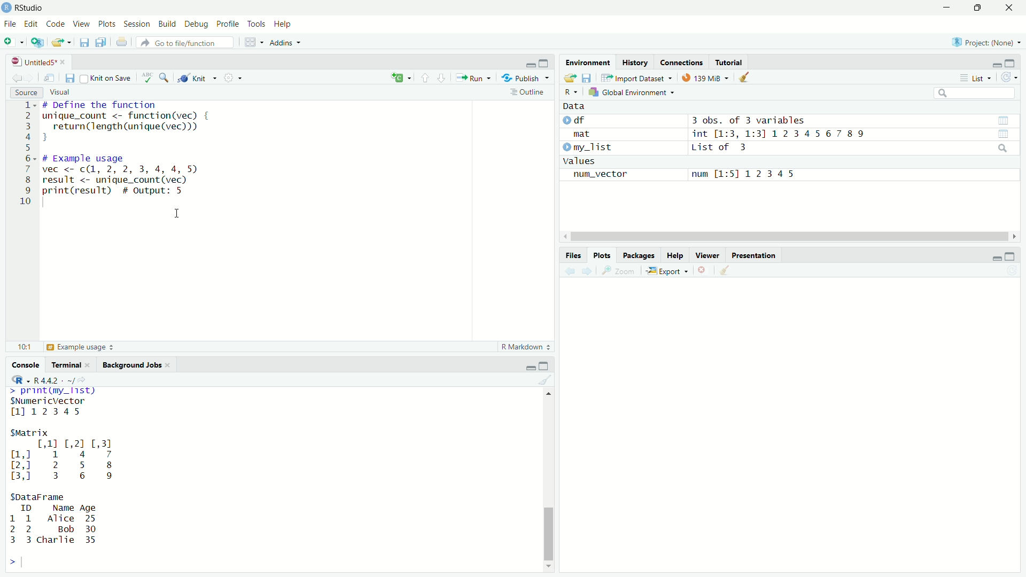 The image size is (1026, 577). Describe the element at coordinates (544, 366) in the screenshot. I see `maximize` at that location.